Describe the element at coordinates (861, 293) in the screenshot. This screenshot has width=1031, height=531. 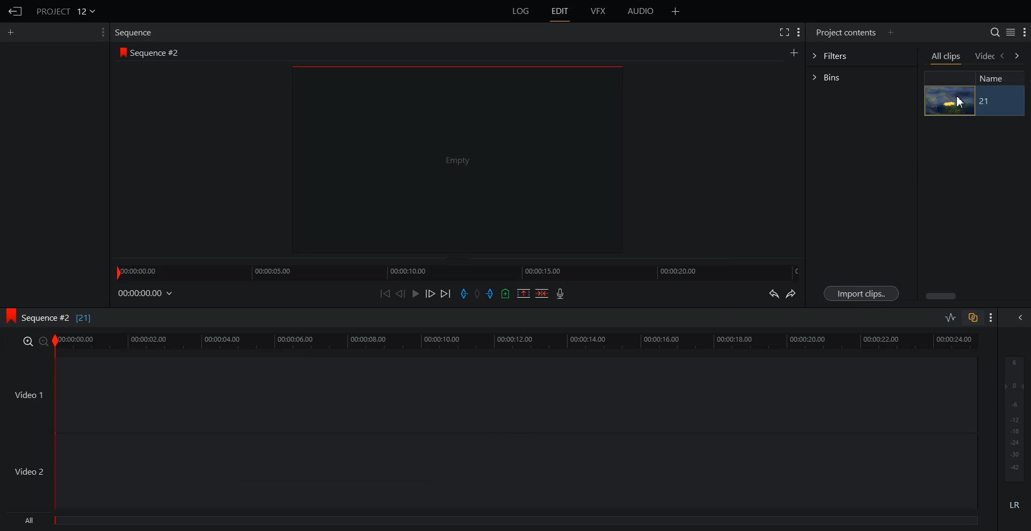
I see `Import Clips` at that location.